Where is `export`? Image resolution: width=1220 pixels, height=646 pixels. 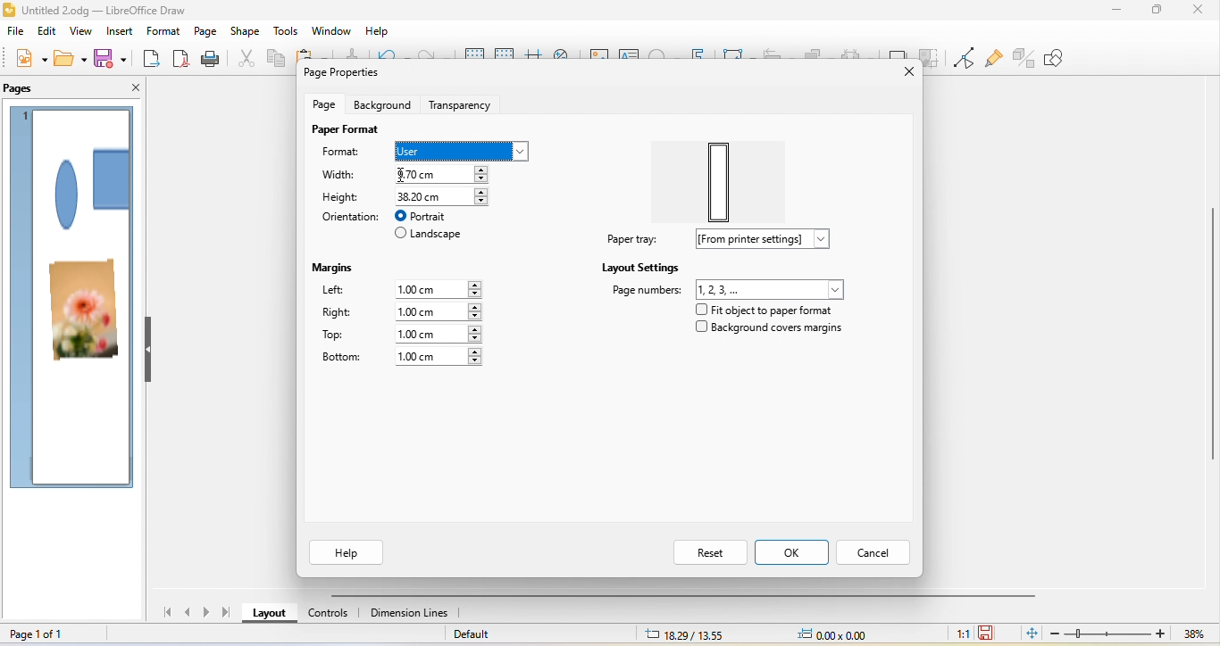 export is located at coordinates (152, 60).